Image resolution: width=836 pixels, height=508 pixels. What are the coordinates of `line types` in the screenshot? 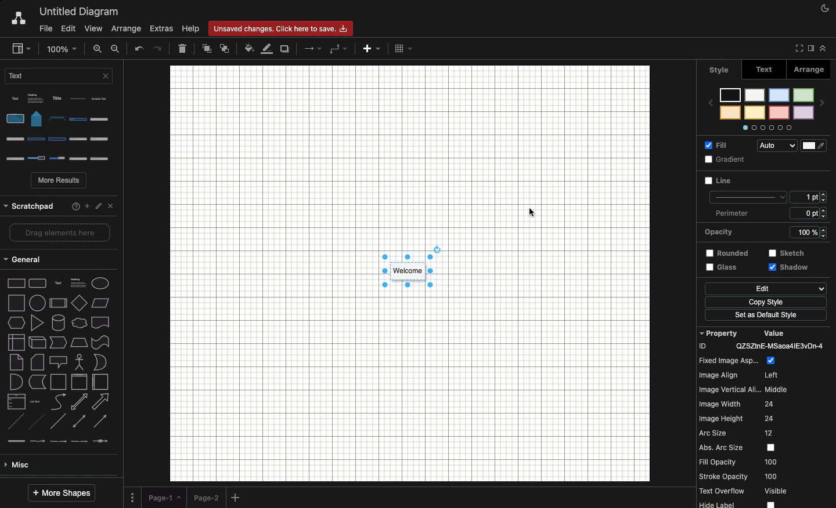 It's located at (62, 344).